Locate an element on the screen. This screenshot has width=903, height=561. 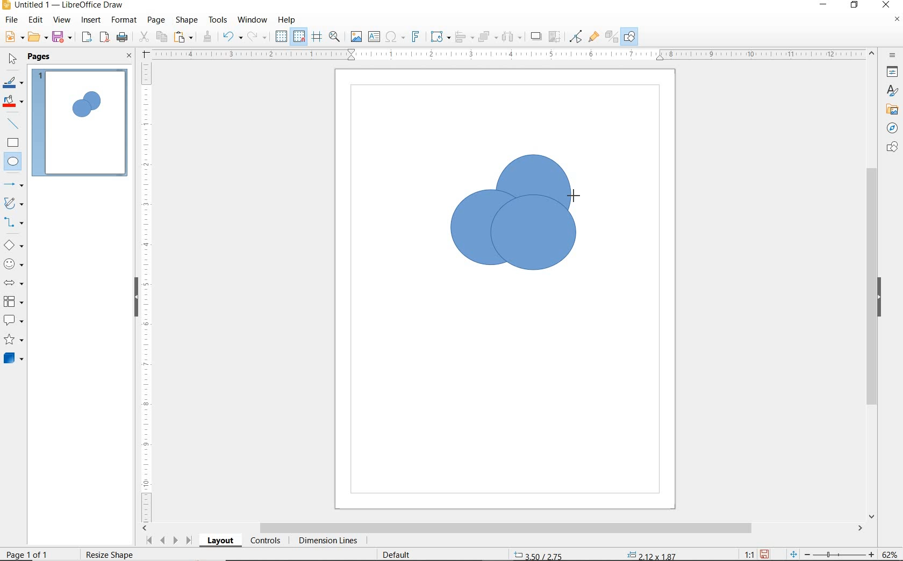
TOGGLE POINT EDIT MODE is located at coordinates (576, 37).